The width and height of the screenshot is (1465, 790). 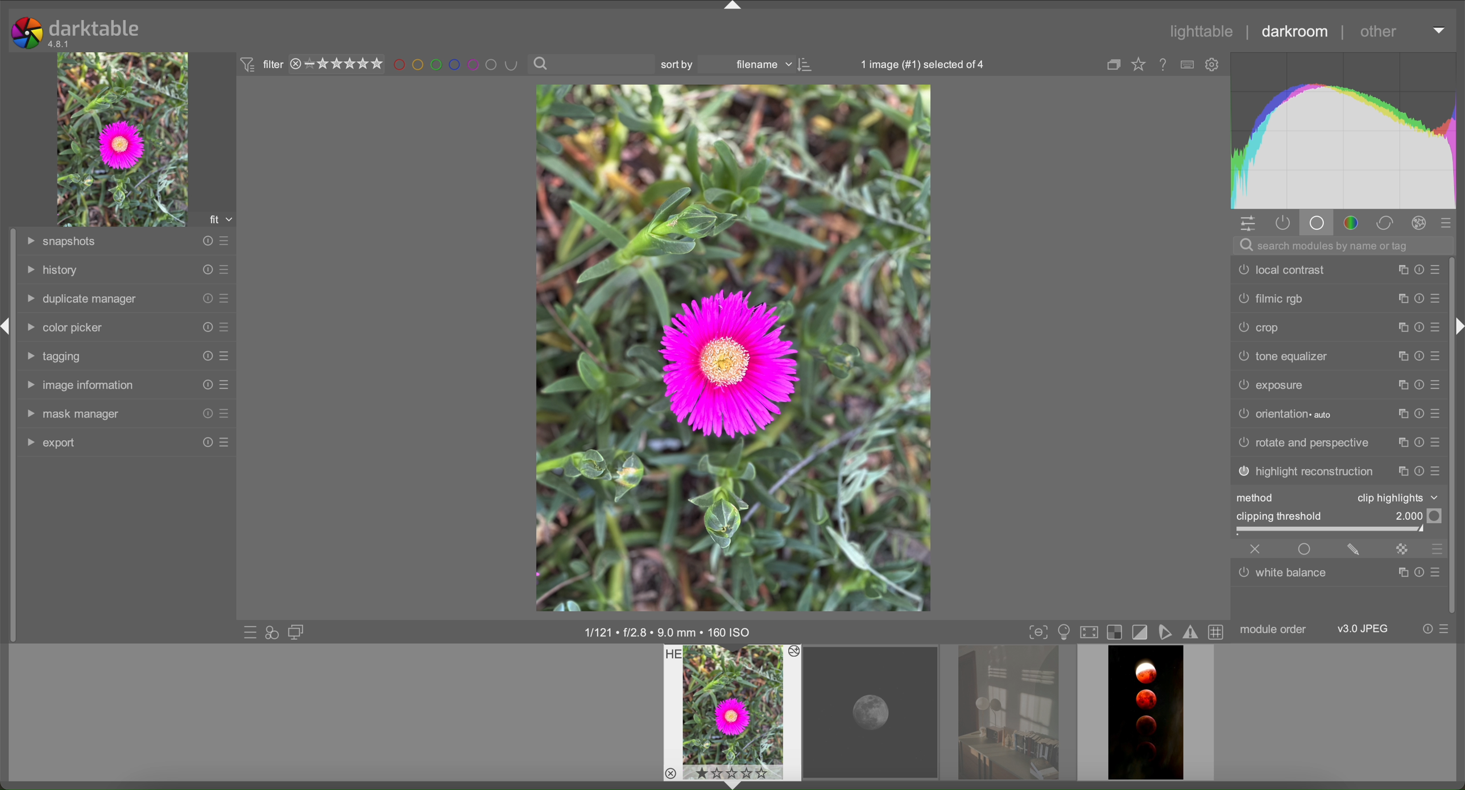 What do you see at coordinates (1400, 413) in the screenshot?
I see `copy` at bounding box center [1400, 413].